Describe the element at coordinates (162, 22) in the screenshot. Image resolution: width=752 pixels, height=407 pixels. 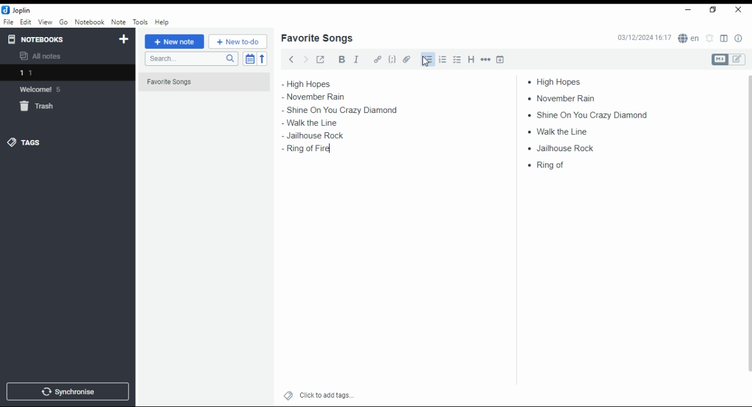
I see `help` at that location.